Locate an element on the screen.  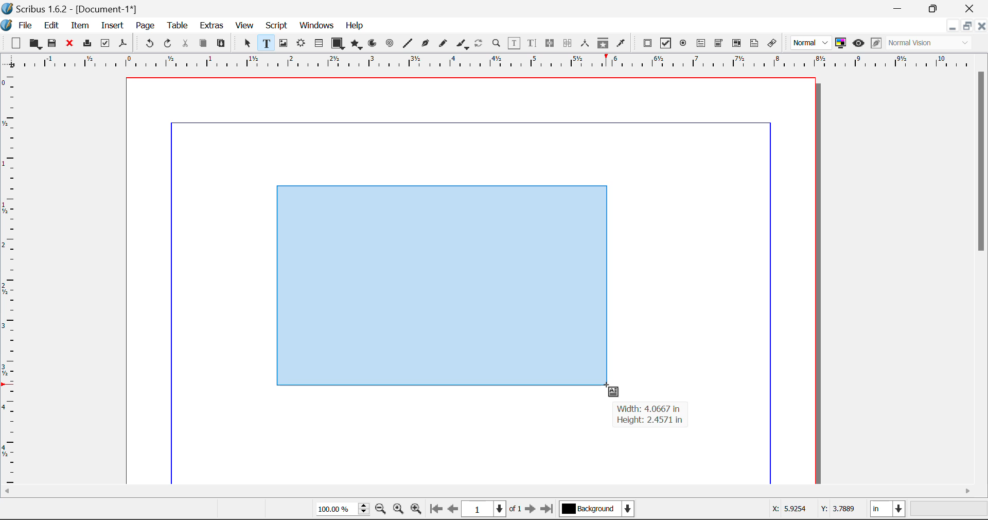
Open is located at coordinates (35, 44).